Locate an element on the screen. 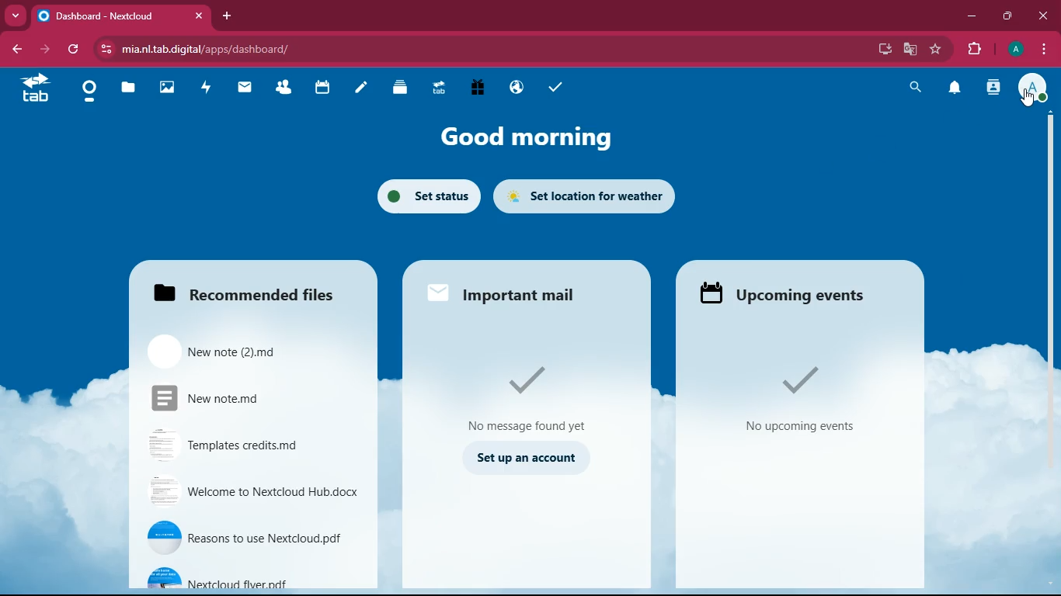 The image size is (1061, 596). good morning is located at coordinates (531, 139).